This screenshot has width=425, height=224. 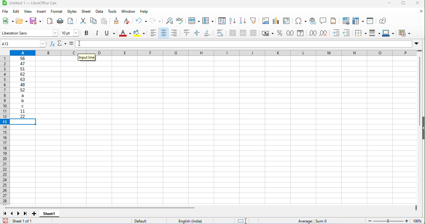 What do you see at coordinates (83, 21) in the screenshot?
I see `cut` at bounding box center [83, 21].